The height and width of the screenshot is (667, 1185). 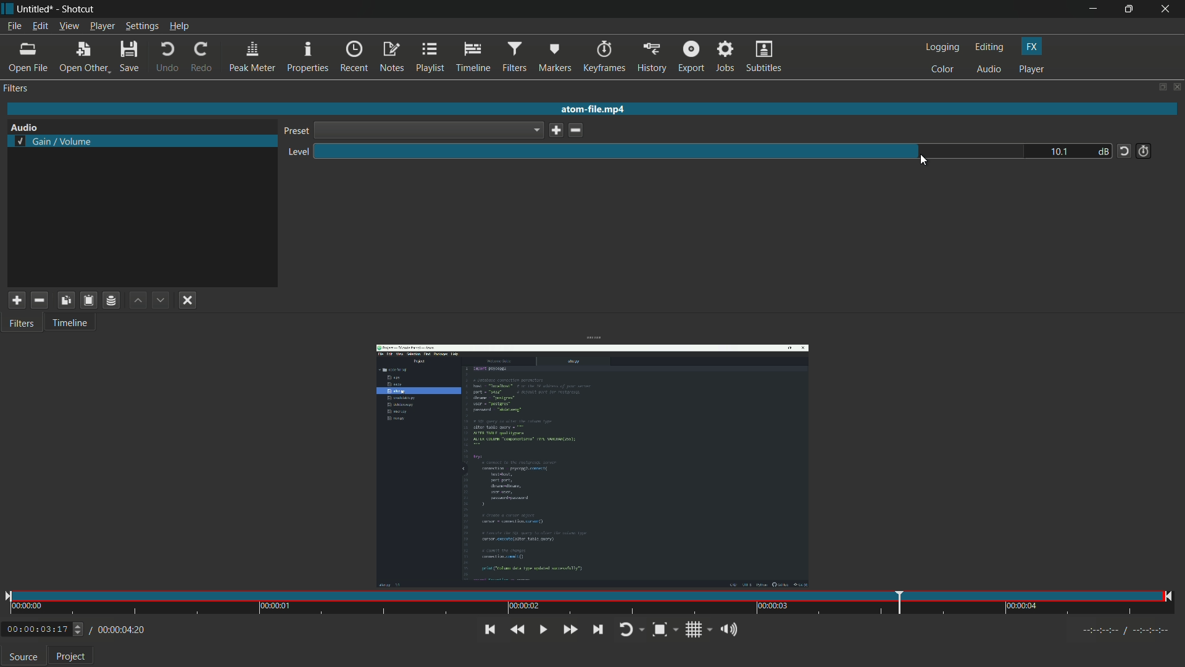 I want to click on deselect filter, so click(x=188, y=300).